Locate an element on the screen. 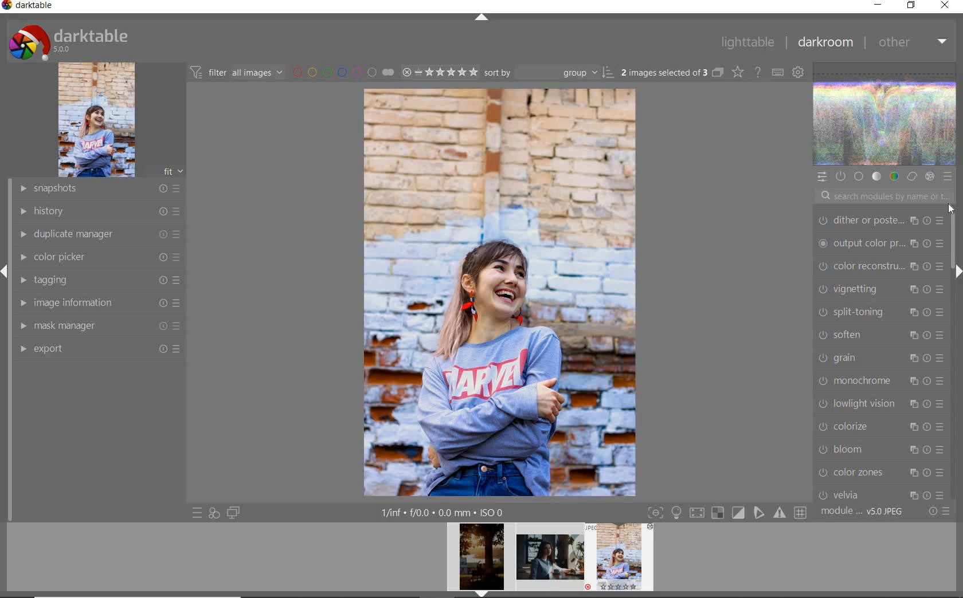 The width and height of the screenshot is (963, 598). expand/collapse is located at coordinates (481, 18).